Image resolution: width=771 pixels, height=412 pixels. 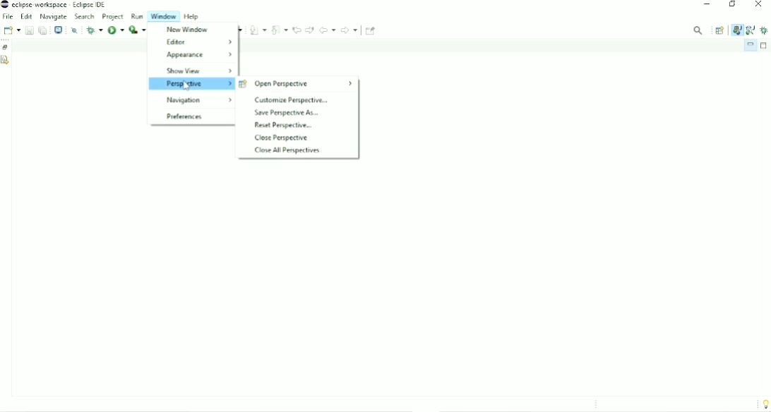 I want to click on Forward , so click(x=350, y=30).